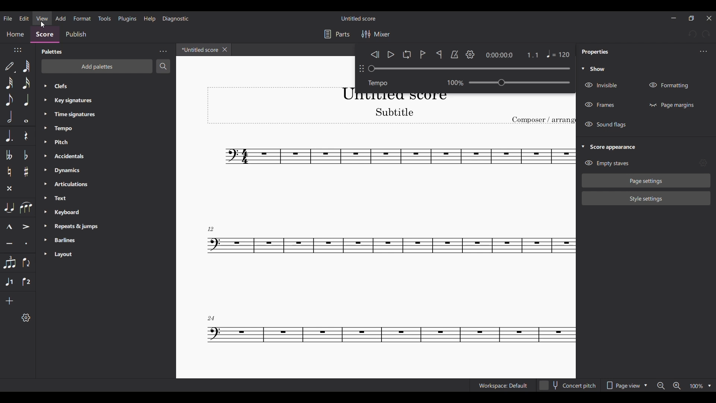  Describe the element at coordinates (701, 386) in the screenshot. I see `100%` at that location.